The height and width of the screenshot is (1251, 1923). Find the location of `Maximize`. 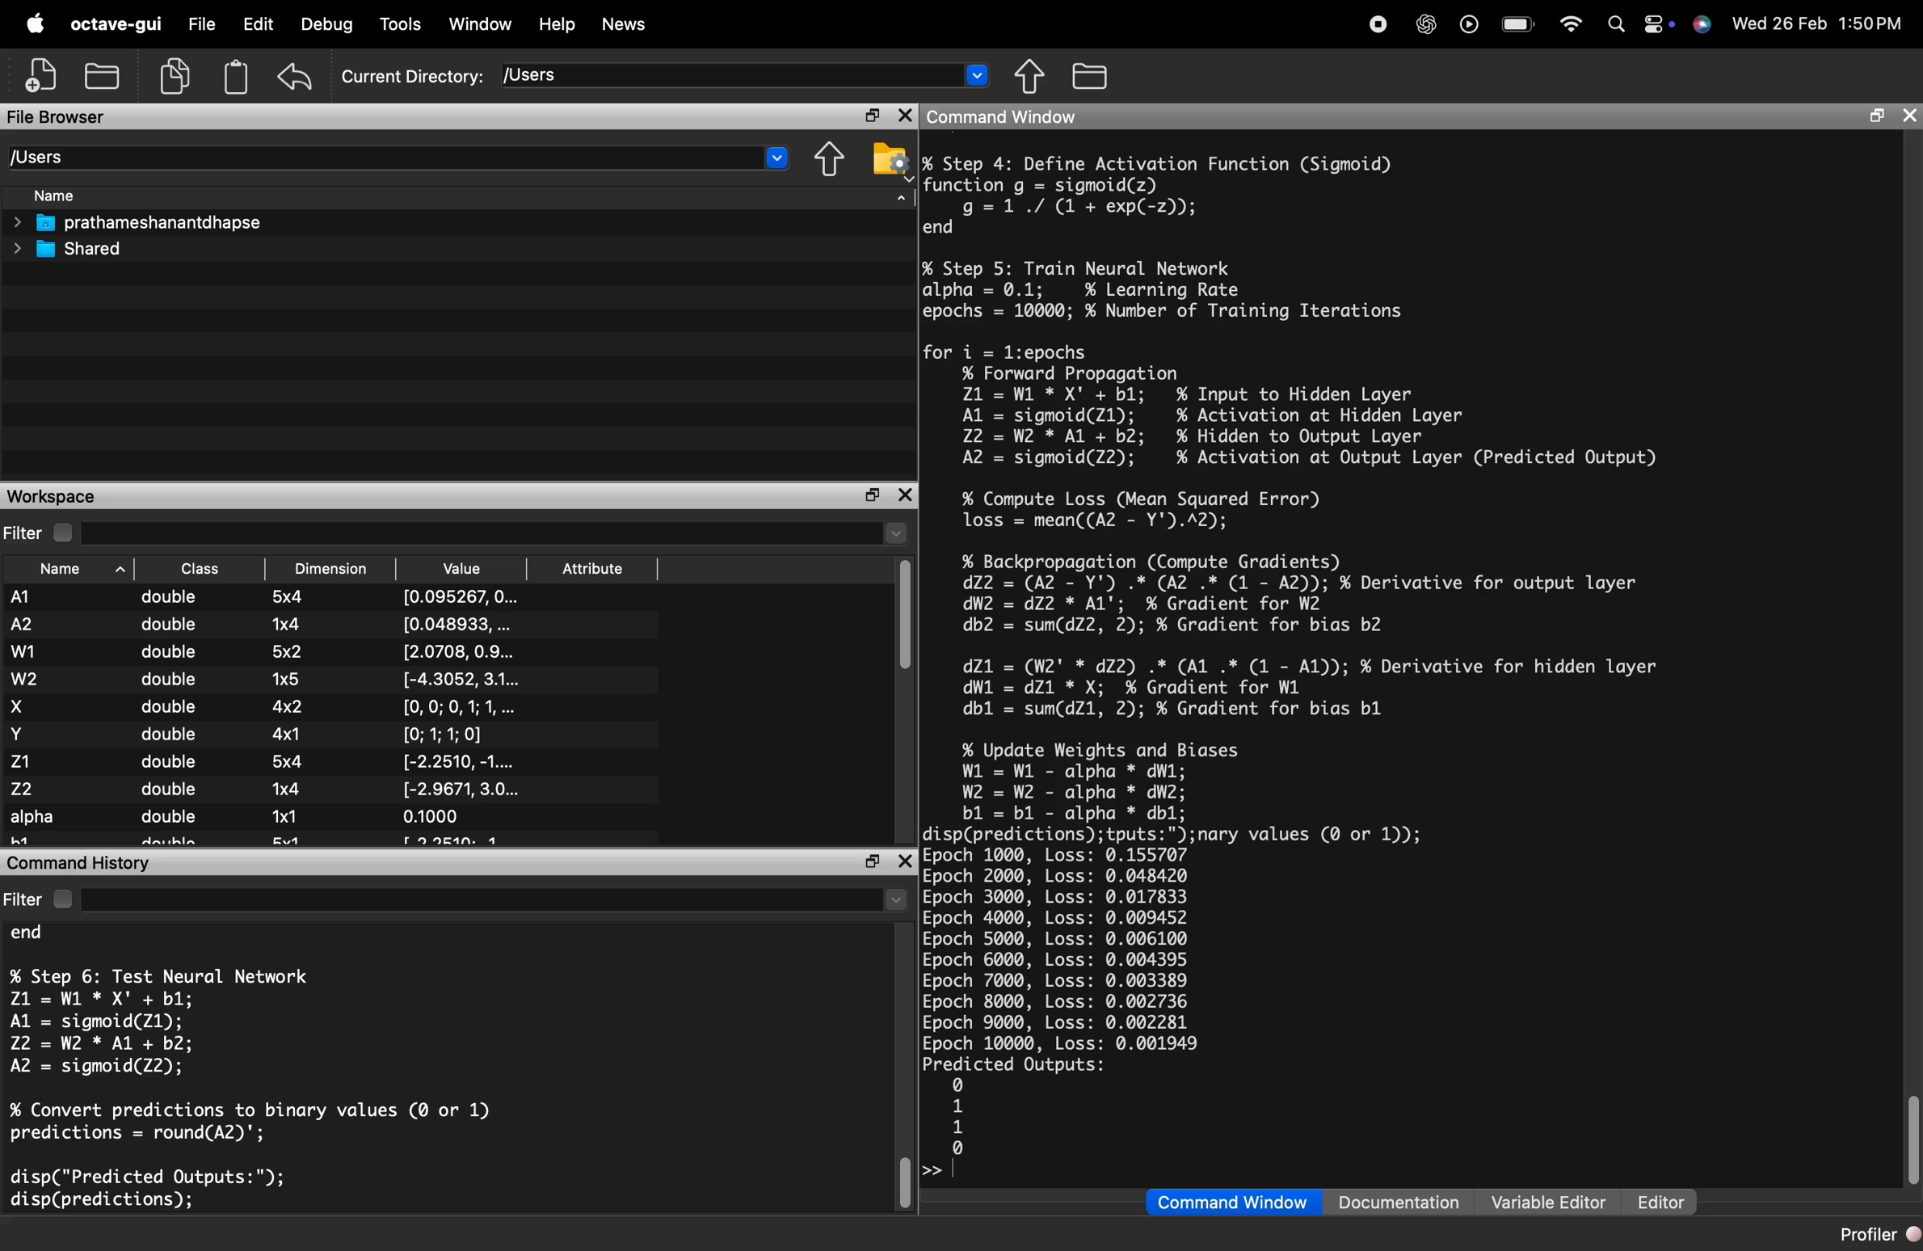

Maximize is located at coordinates (1873, 117).